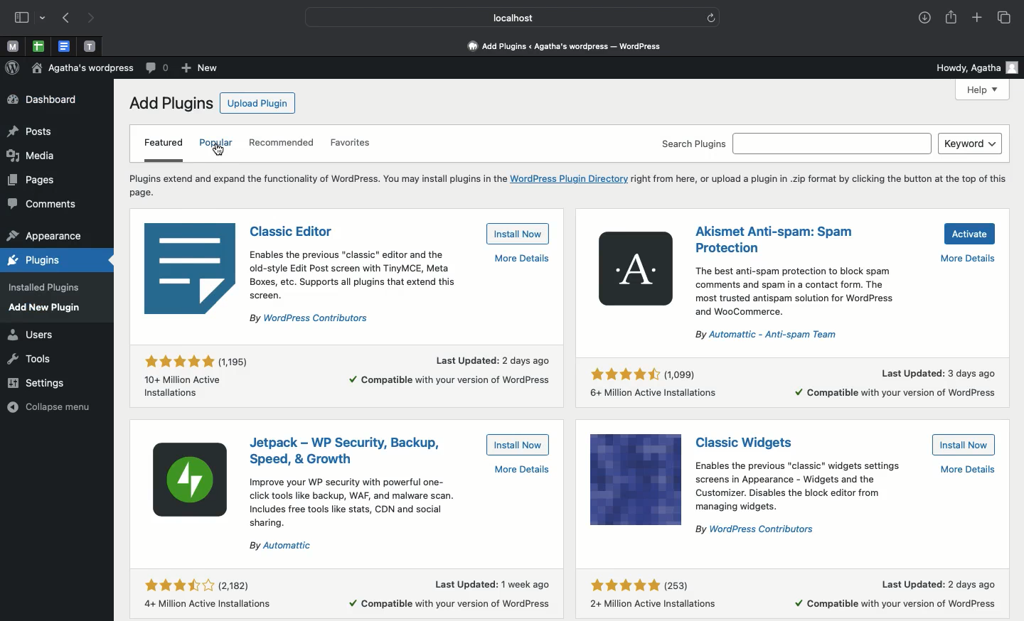 The width and height of the screenshot is (1024, 621). Describe the element at coordinates (48, 308) in the screenshot. I see `add new plugin` at that location.